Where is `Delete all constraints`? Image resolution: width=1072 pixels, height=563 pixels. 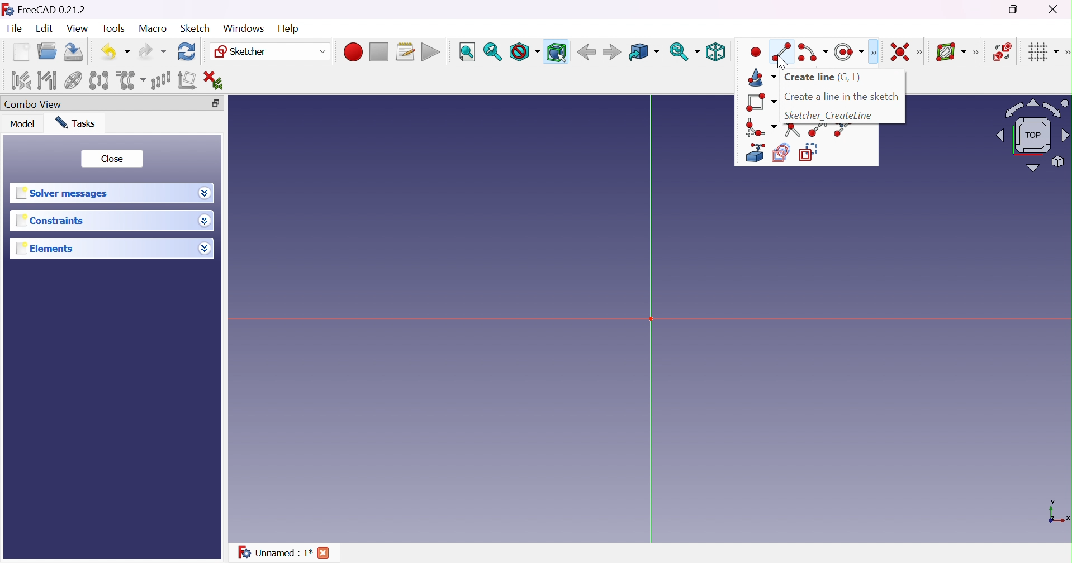
Delete all constraints is located at coordinates (217, 80).